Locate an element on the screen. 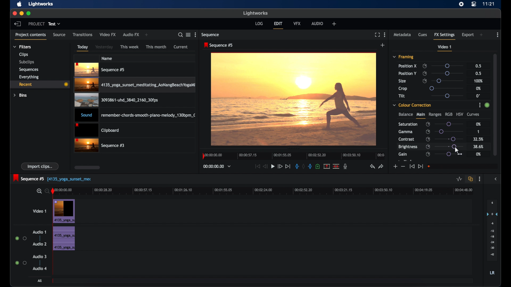 The width and height of the screenshot is (511, 287). today is located at coordinates (83, 48).